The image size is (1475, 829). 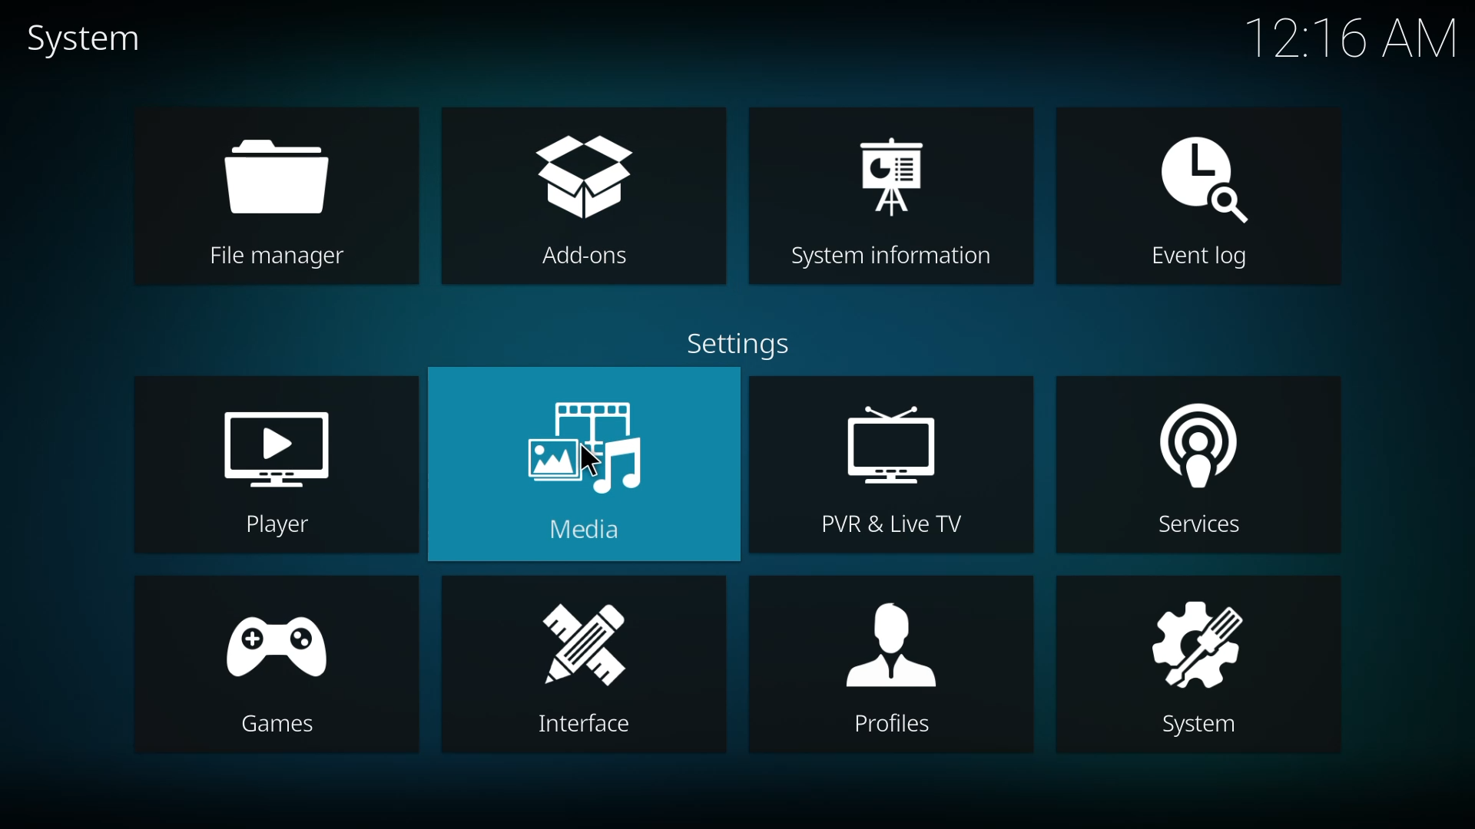 I want to click on Add-ons, so click(x=579, y=258).